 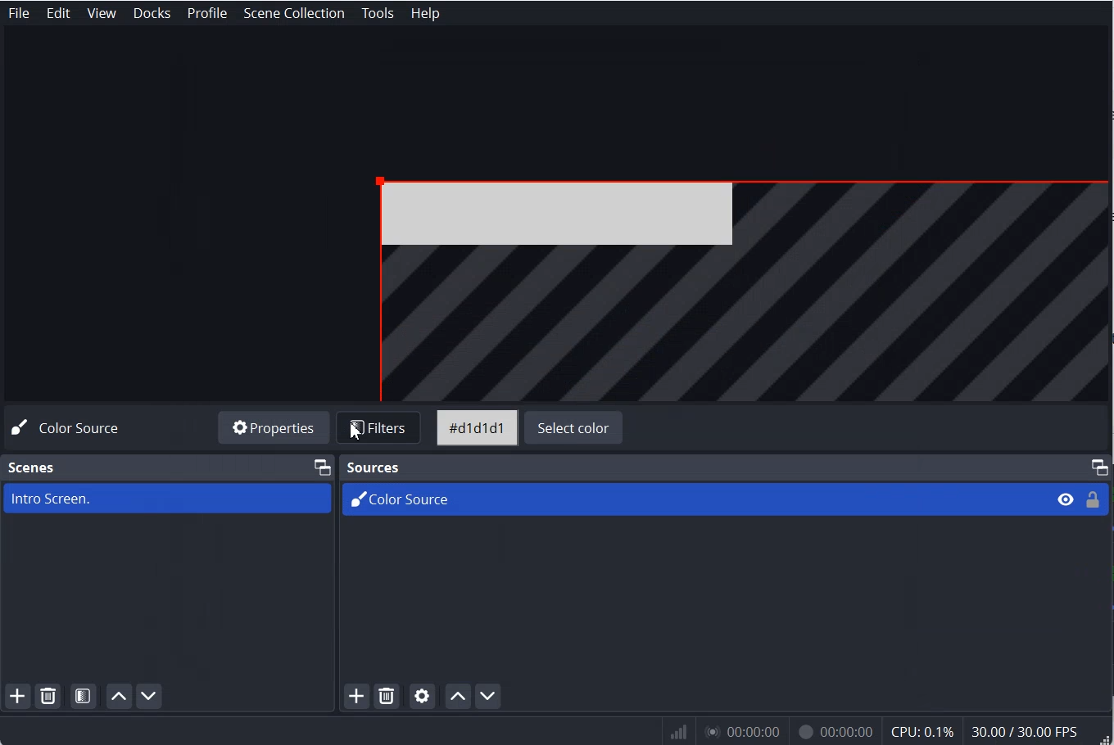 What do you see at coordinates (84, 696) in the screenshot?
I see `Open Scene Filter` at bounding box center [84, 696].